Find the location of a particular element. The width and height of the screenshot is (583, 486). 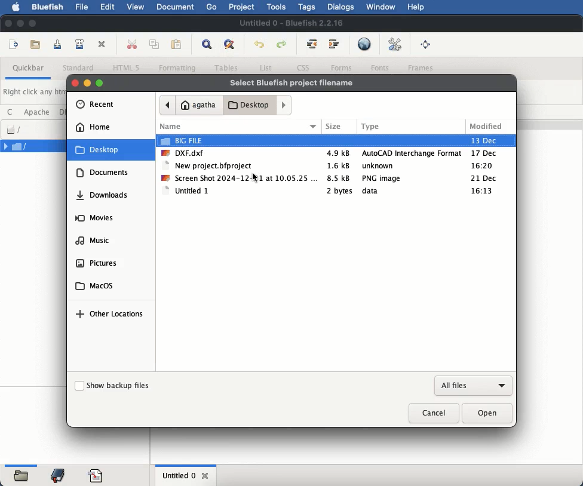

1.6 kB is located at coordinates (339, 165).